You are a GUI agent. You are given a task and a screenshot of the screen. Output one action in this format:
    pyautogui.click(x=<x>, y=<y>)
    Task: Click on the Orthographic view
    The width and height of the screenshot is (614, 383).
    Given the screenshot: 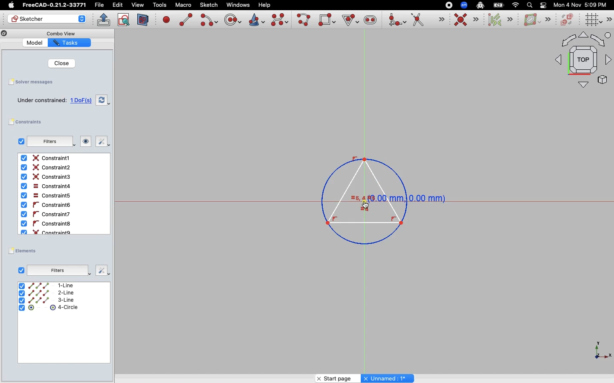 What is the action you would take?
    pyautogui.click(x=583, y=61)
    